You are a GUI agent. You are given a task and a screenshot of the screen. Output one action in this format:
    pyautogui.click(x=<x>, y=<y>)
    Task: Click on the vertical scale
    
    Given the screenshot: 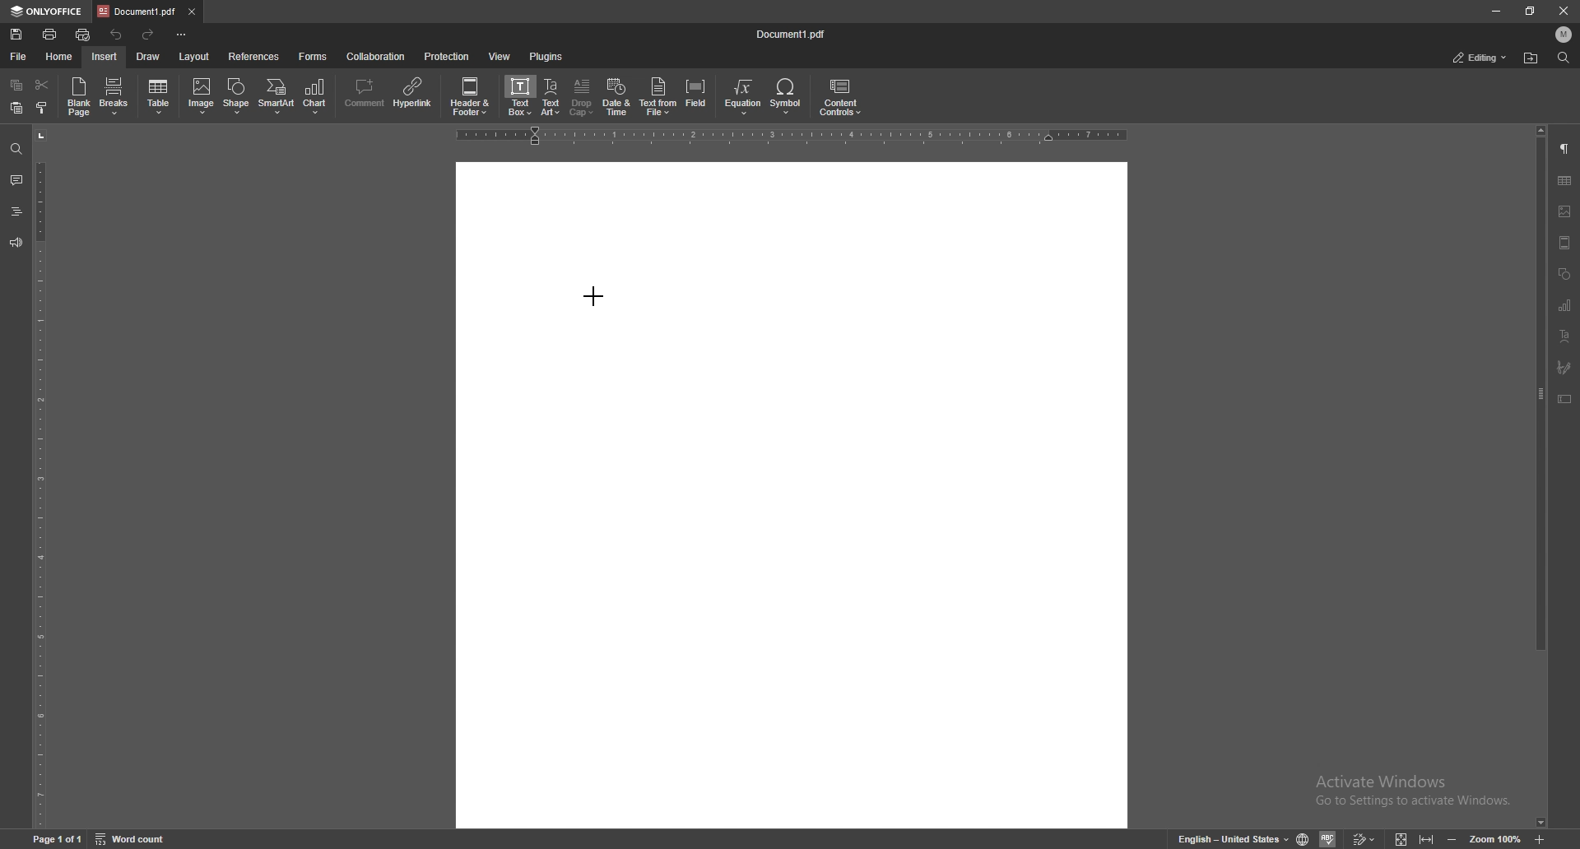 What is the action you would take?
    pyautogui.click(x=39, y=478)
    